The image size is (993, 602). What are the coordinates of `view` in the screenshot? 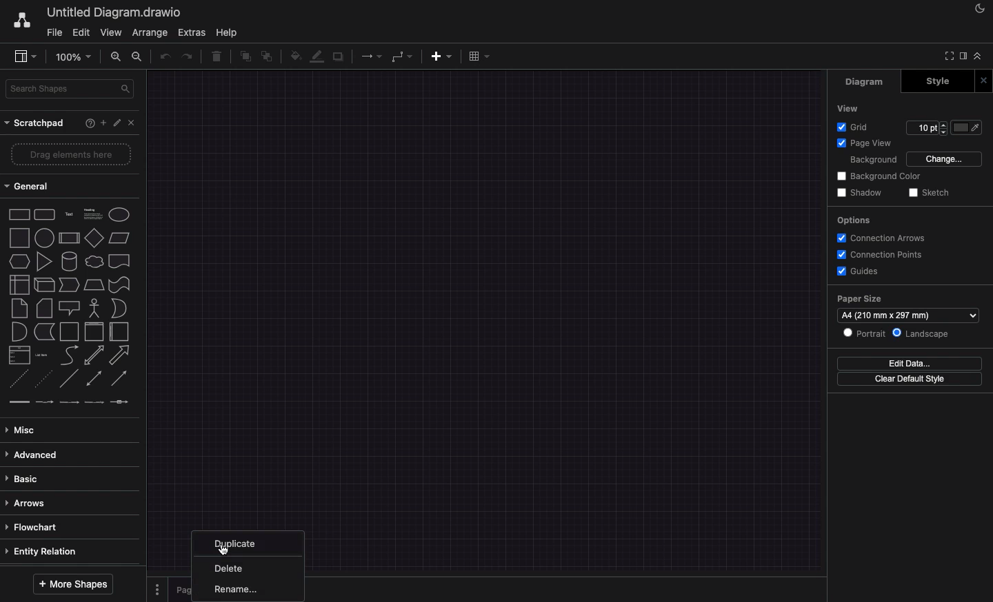 It's located at (846, 110).